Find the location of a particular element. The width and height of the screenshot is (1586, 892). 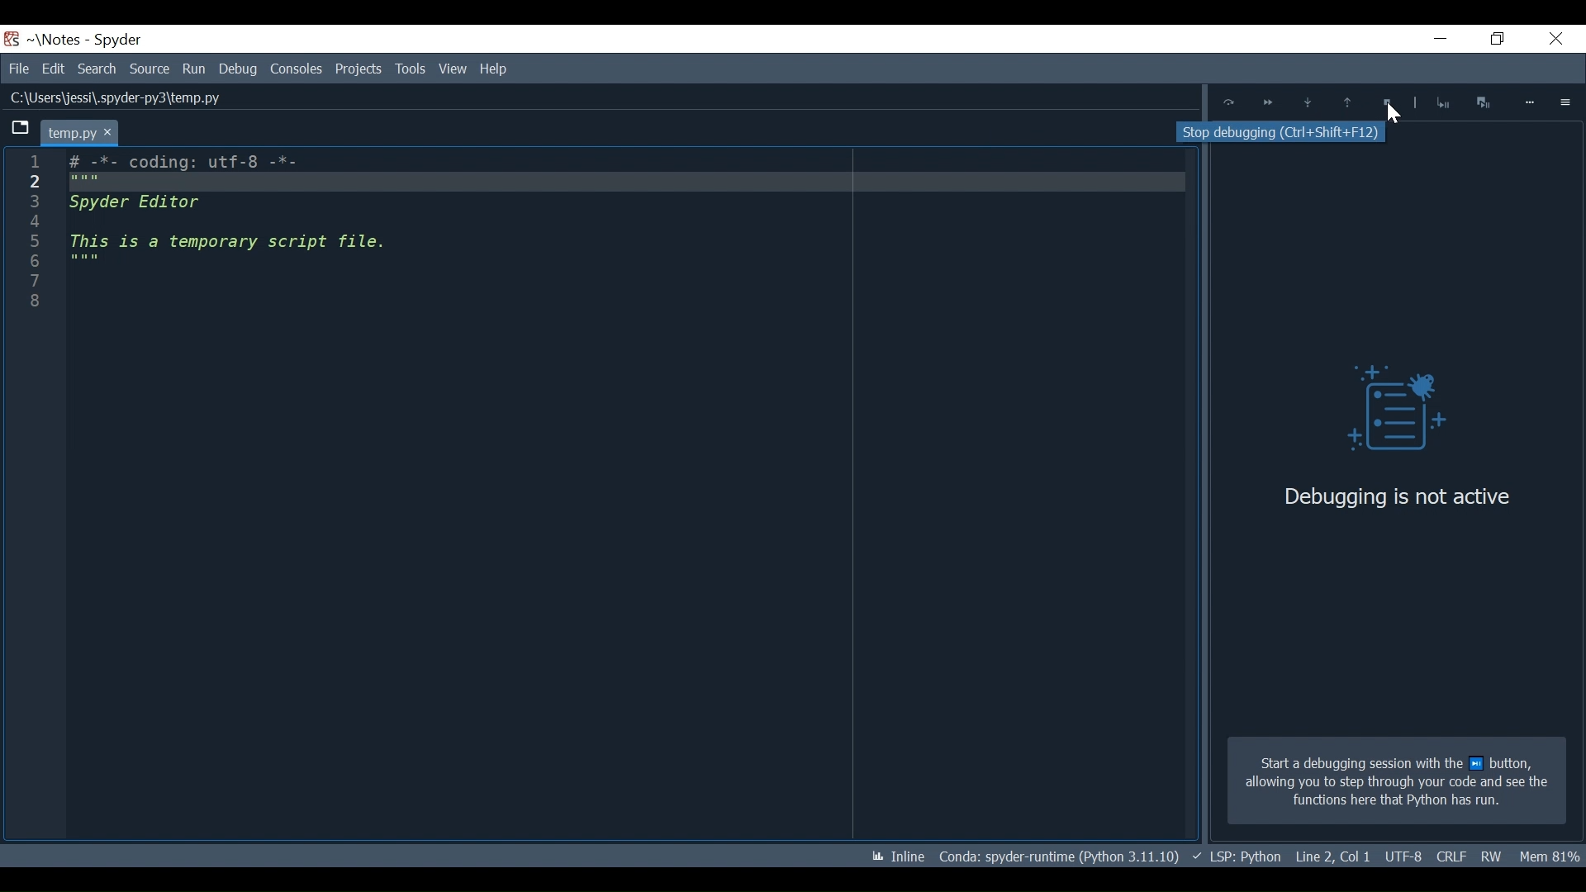

Tools is located at coordinates (360, 69).